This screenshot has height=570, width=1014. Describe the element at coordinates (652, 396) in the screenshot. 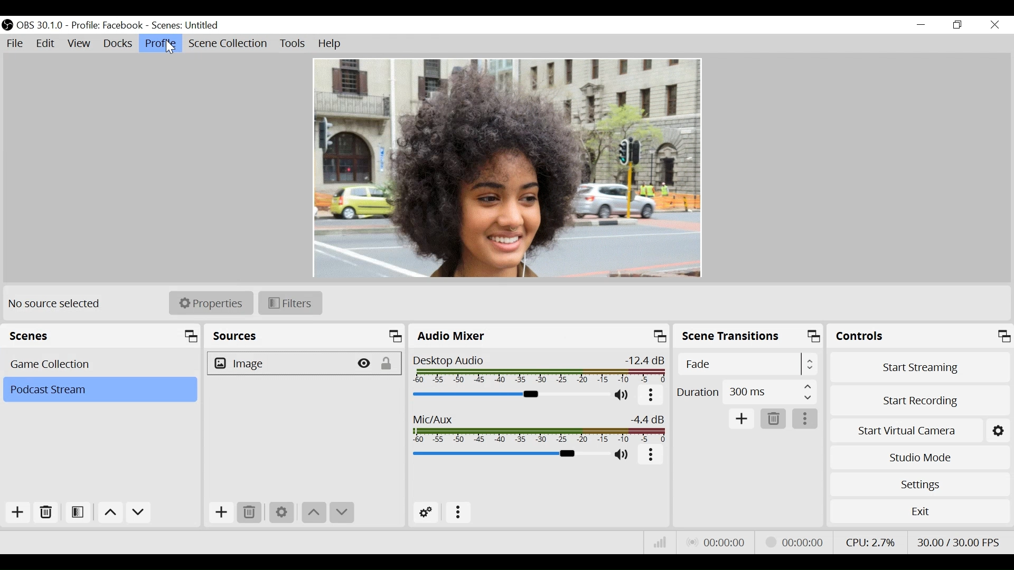

I see `More options` at that location.